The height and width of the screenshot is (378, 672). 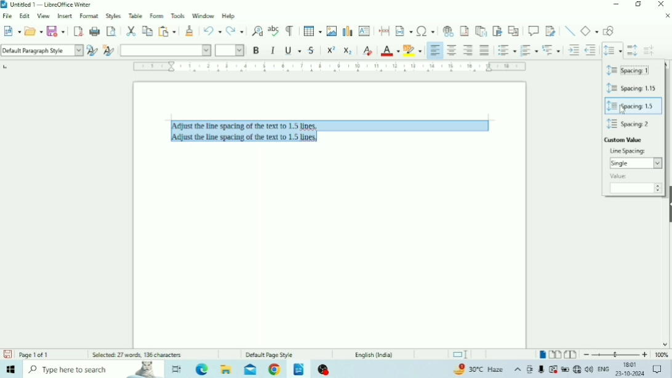 I want to click on Zoom Factor, so click(x=663, y=355).